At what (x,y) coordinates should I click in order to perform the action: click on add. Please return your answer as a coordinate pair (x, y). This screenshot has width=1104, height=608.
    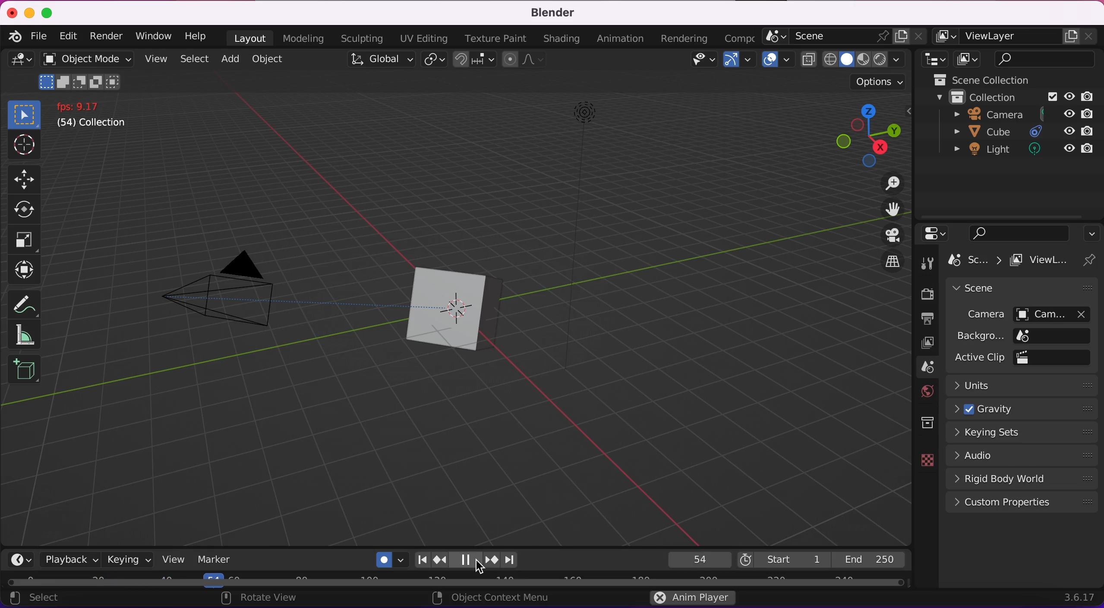
    Looking at the image, I should click on (228, 60).